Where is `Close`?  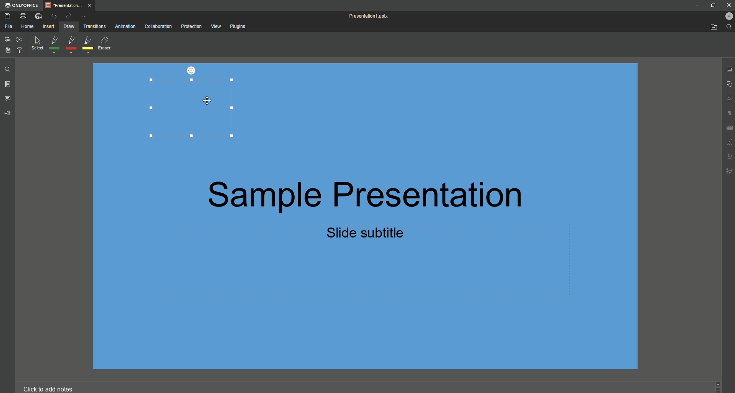
Close is located at coordinates (727, 5).